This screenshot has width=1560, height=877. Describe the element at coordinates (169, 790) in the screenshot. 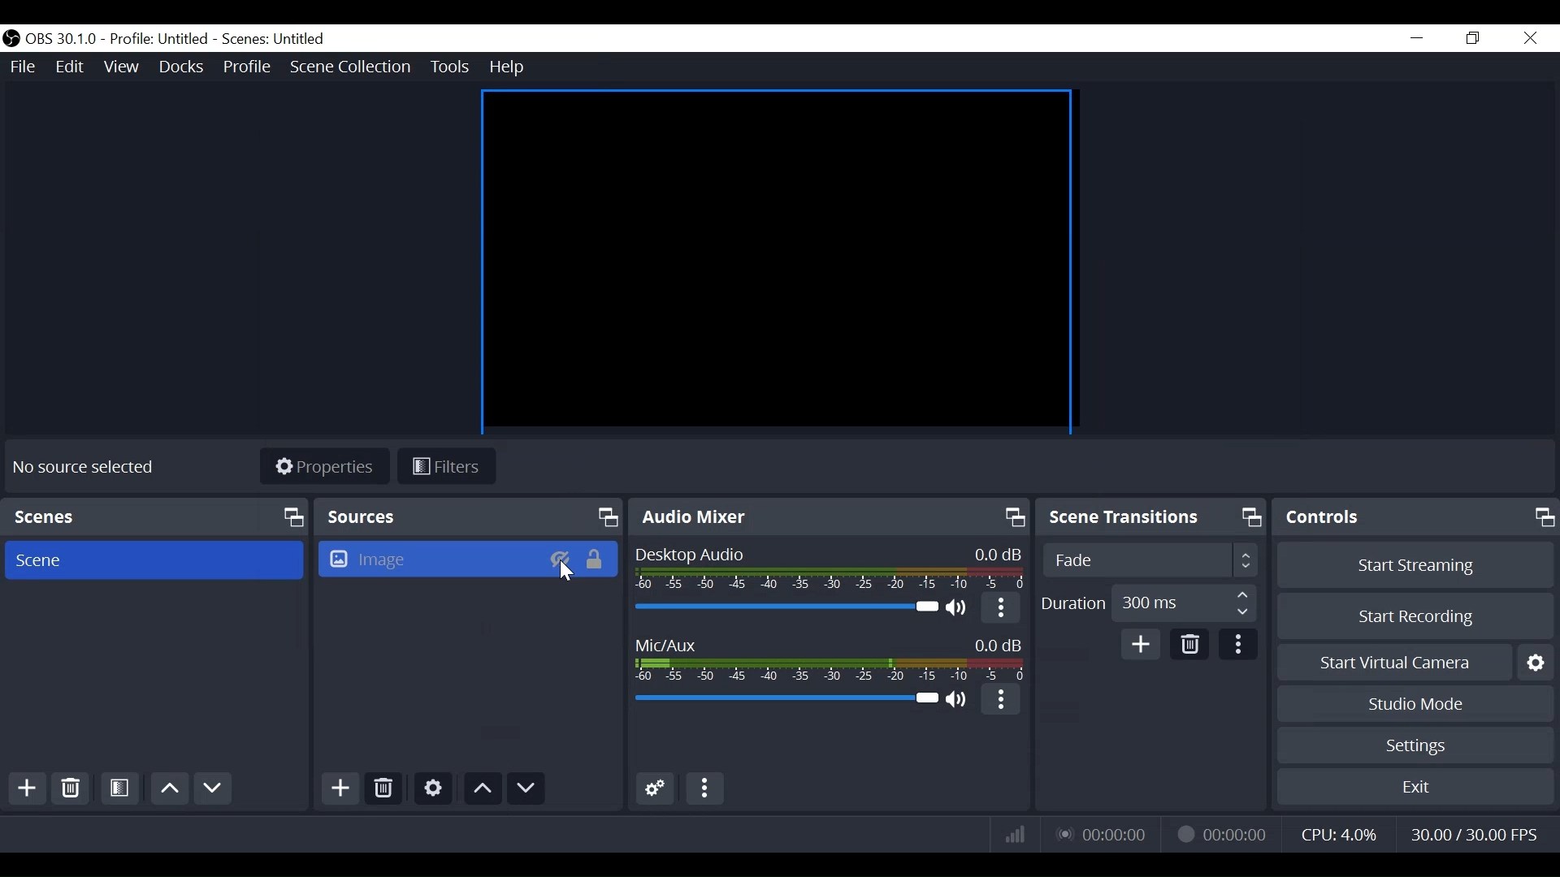

I see `Move up` at that location.